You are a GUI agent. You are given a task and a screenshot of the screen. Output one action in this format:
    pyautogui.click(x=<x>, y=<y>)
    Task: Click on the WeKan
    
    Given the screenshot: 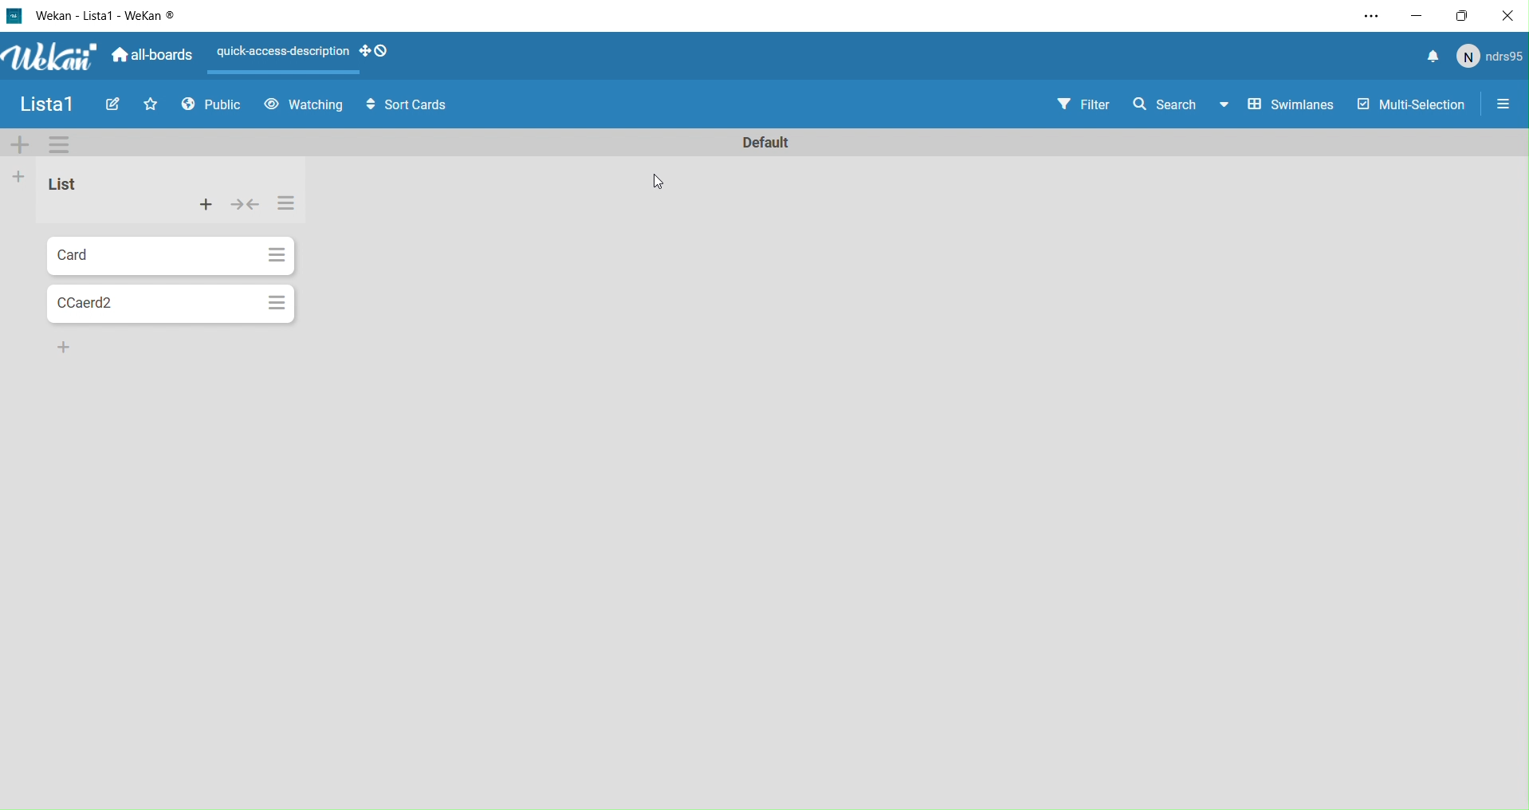 What is the action you would take?
    pyautogui.click(x=96, y=14)
    